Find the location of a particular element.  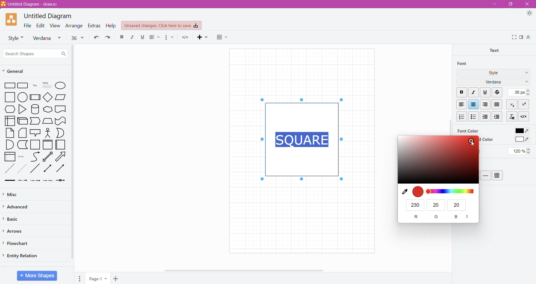

Expand/Collapse is located at coordinates (528, 37).